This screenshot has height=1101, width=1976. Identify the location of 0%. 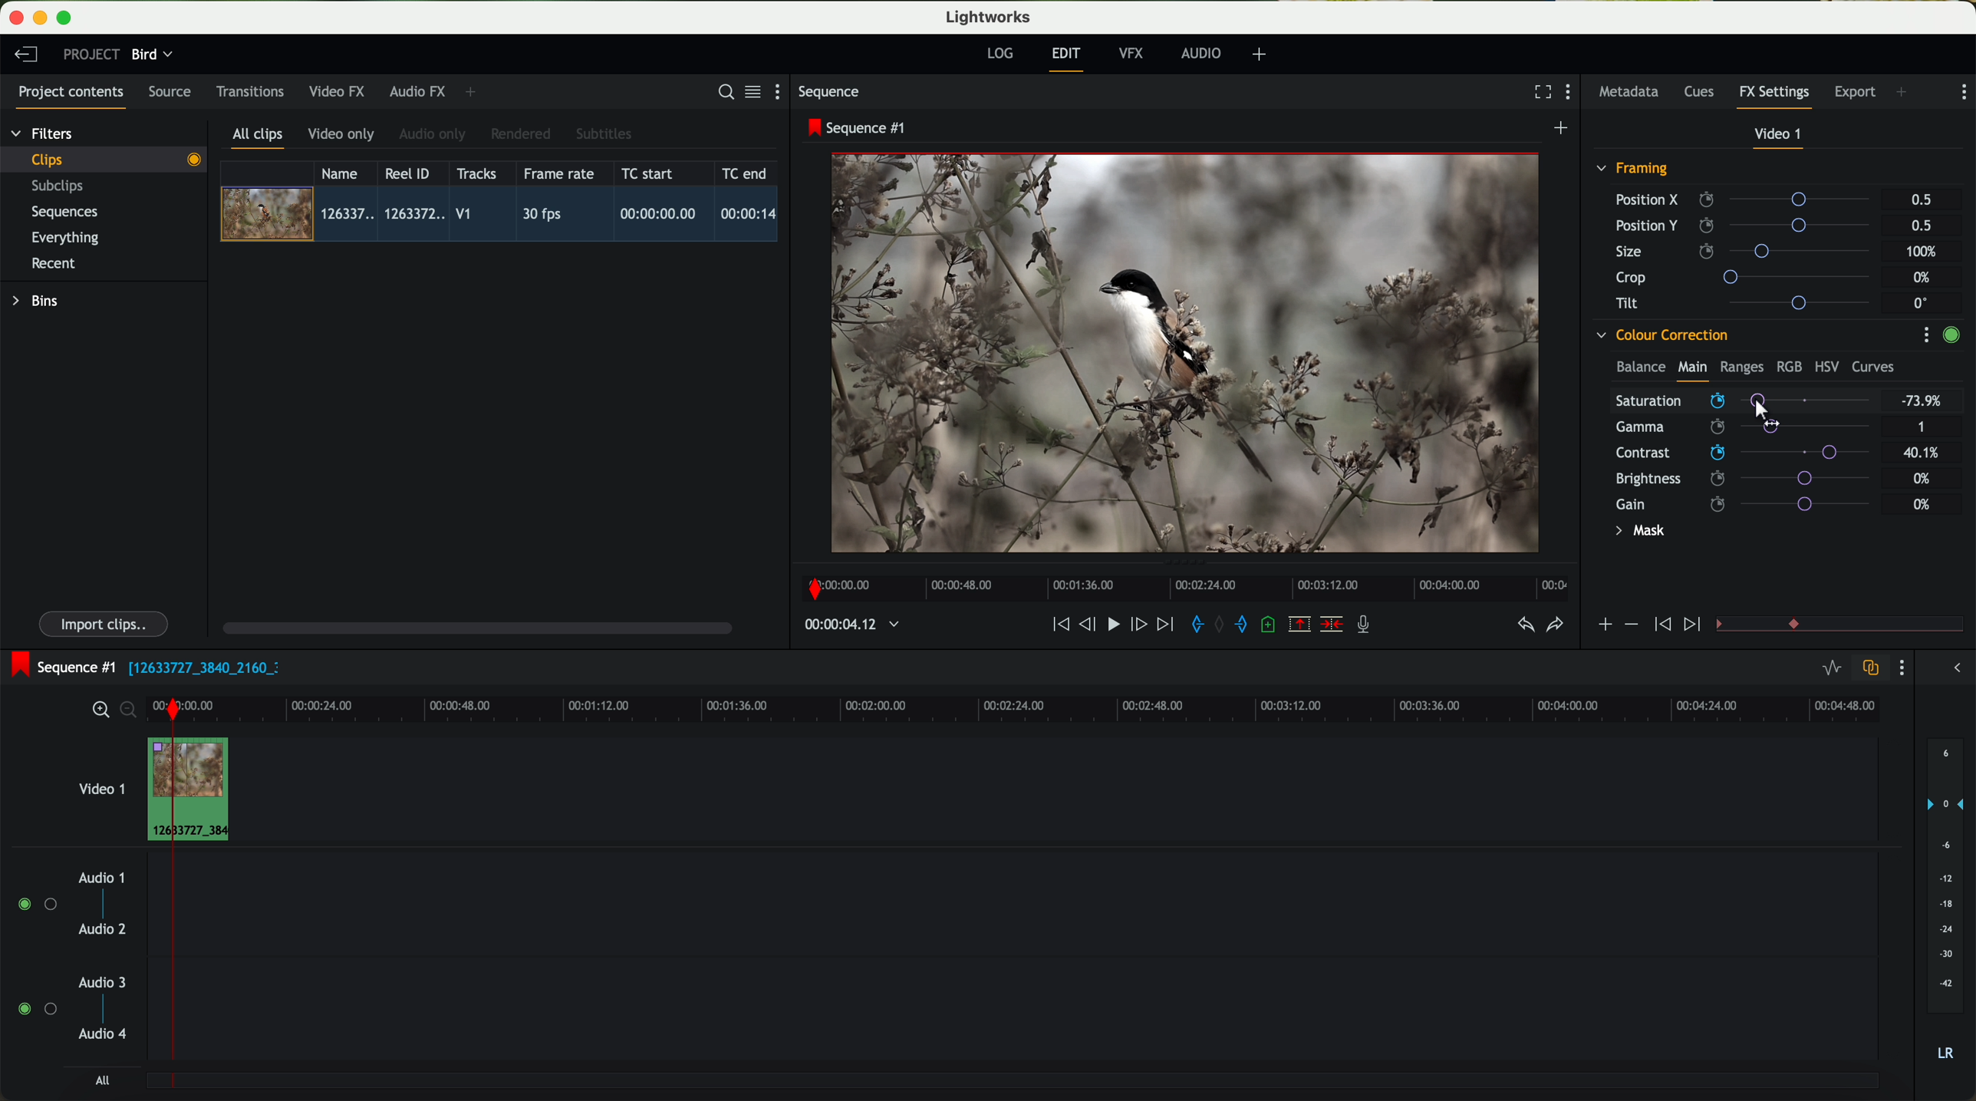
(1922, 476).